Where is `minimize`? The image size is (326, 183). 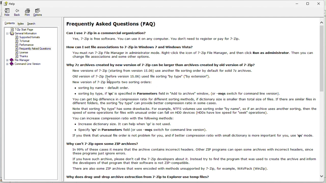 minimize is located at coordinates (297, 3).